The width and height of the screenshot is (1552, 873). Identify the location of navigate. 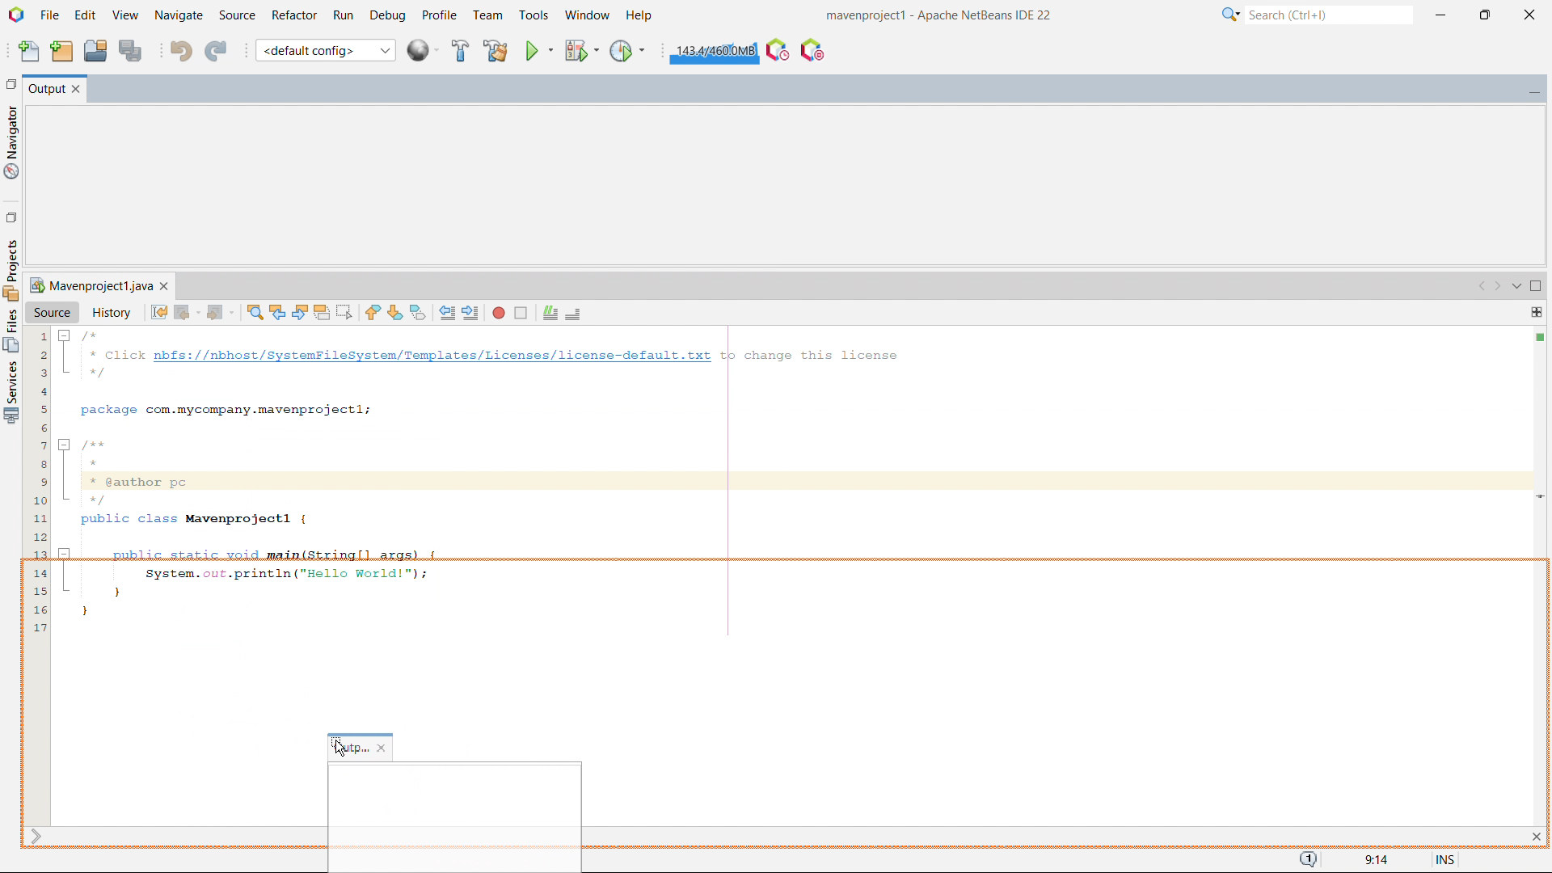
(179, 15).